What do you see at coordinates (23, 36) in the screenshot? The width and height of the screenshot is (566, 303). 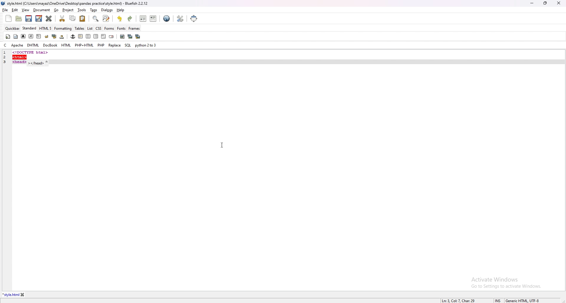 I see `bold` at bounding box center [23, 36].